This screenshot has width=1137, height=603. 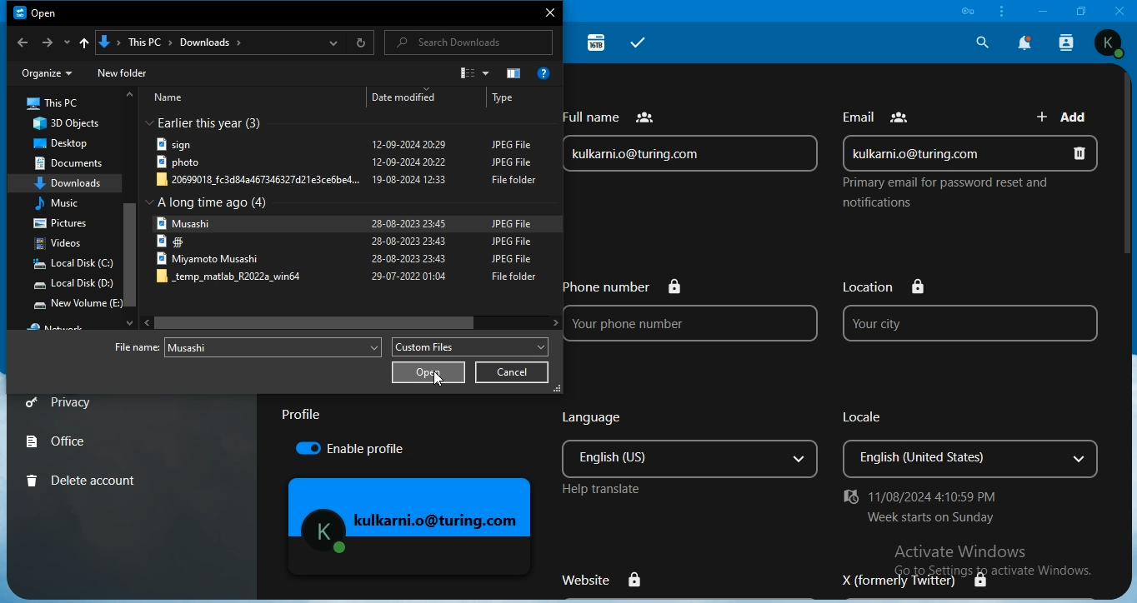 What do you see at coordinates (70, 183) in the screenshot?
I see `downloads` at bounding box center [70, 183].